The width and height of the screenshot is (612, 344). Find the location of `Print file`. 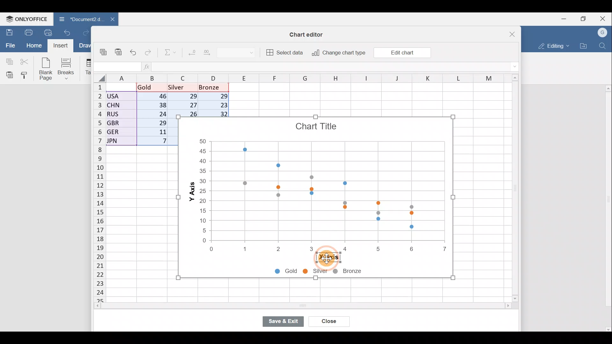

Print file is located at coordinates (26, 32).